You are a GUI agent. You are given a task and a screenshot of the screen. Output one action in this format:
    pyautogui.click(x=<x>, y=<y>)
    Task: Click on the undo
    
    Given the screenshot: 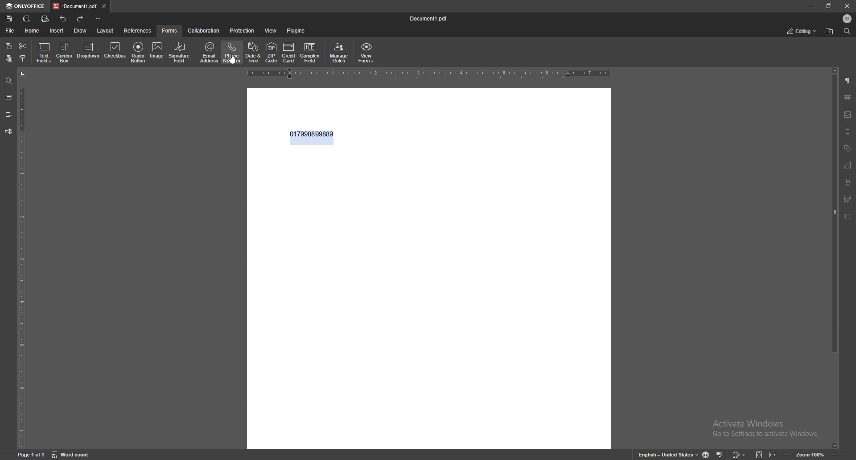 What is the action you would take?
    pyautogui.click(x=63, y=19)
    